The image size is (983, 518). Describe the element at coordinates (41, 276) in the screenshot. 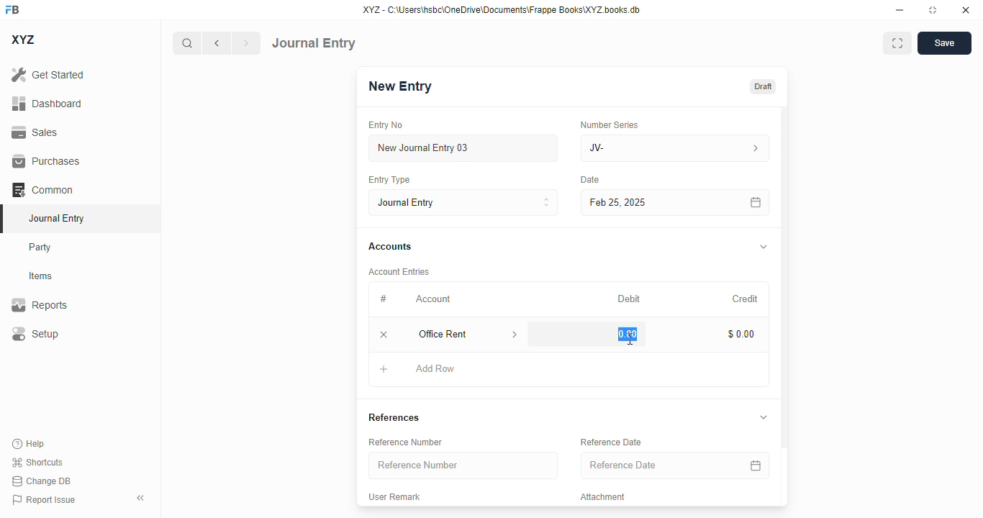

I see `items` at that location.